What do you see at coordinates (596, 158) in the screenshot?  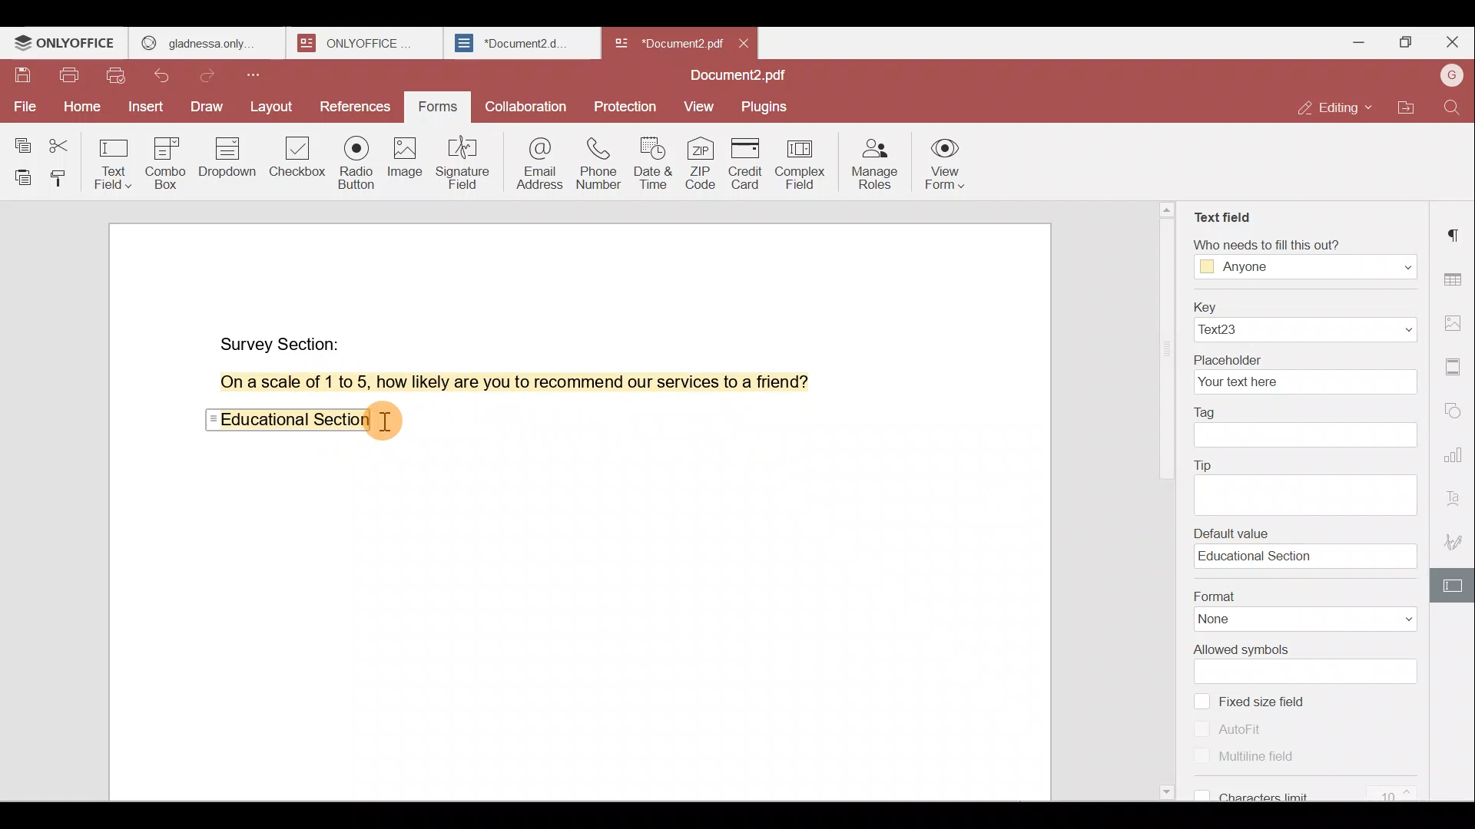 I see `Phone number` at bounding box center [596, 158].